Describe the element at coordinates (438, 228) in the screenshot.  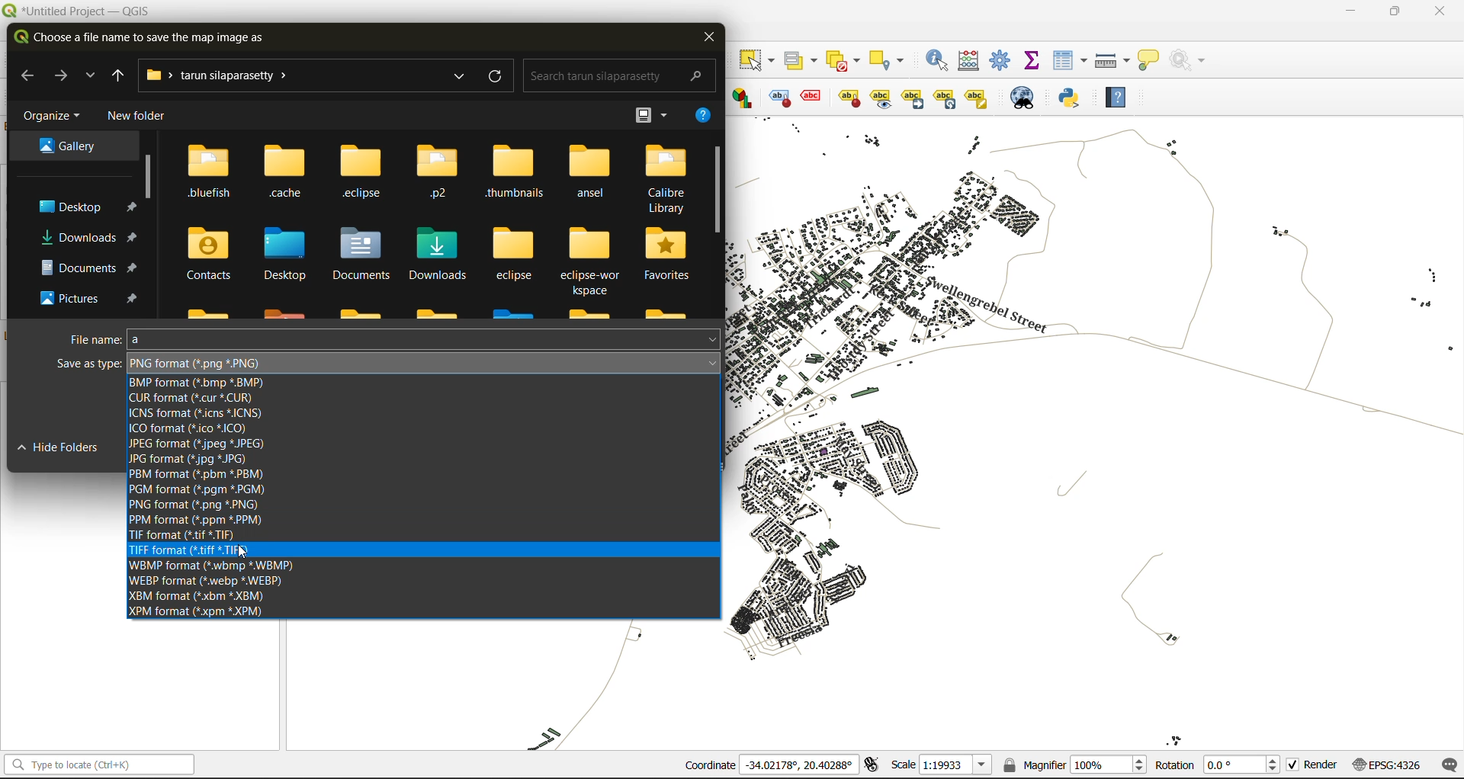
I see `folders` at that location.